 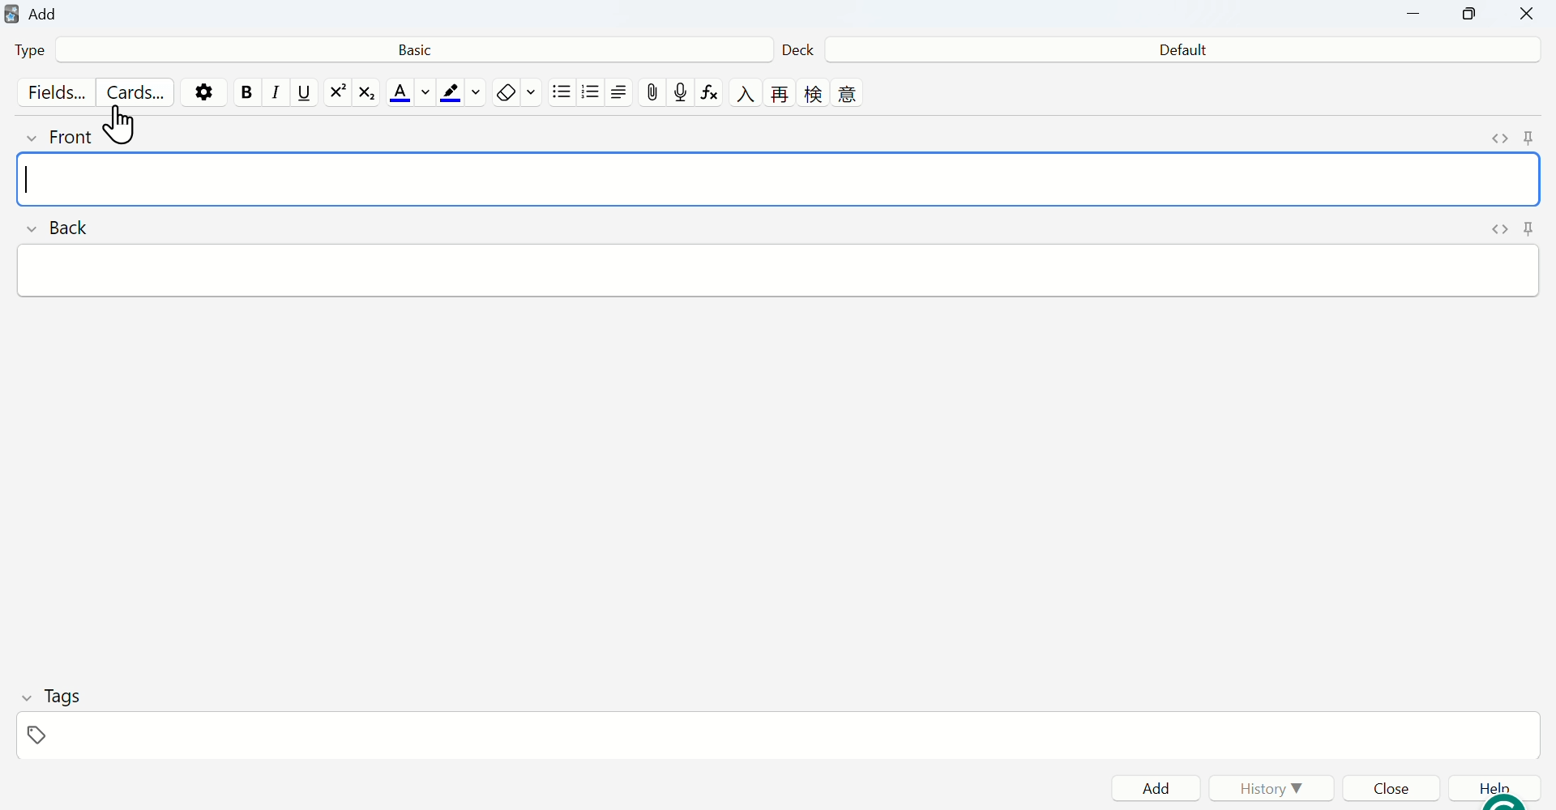 What do you see at coordinates (246, 92) in the screenshot?
I see `bold text` at bounding box center [246, 92].